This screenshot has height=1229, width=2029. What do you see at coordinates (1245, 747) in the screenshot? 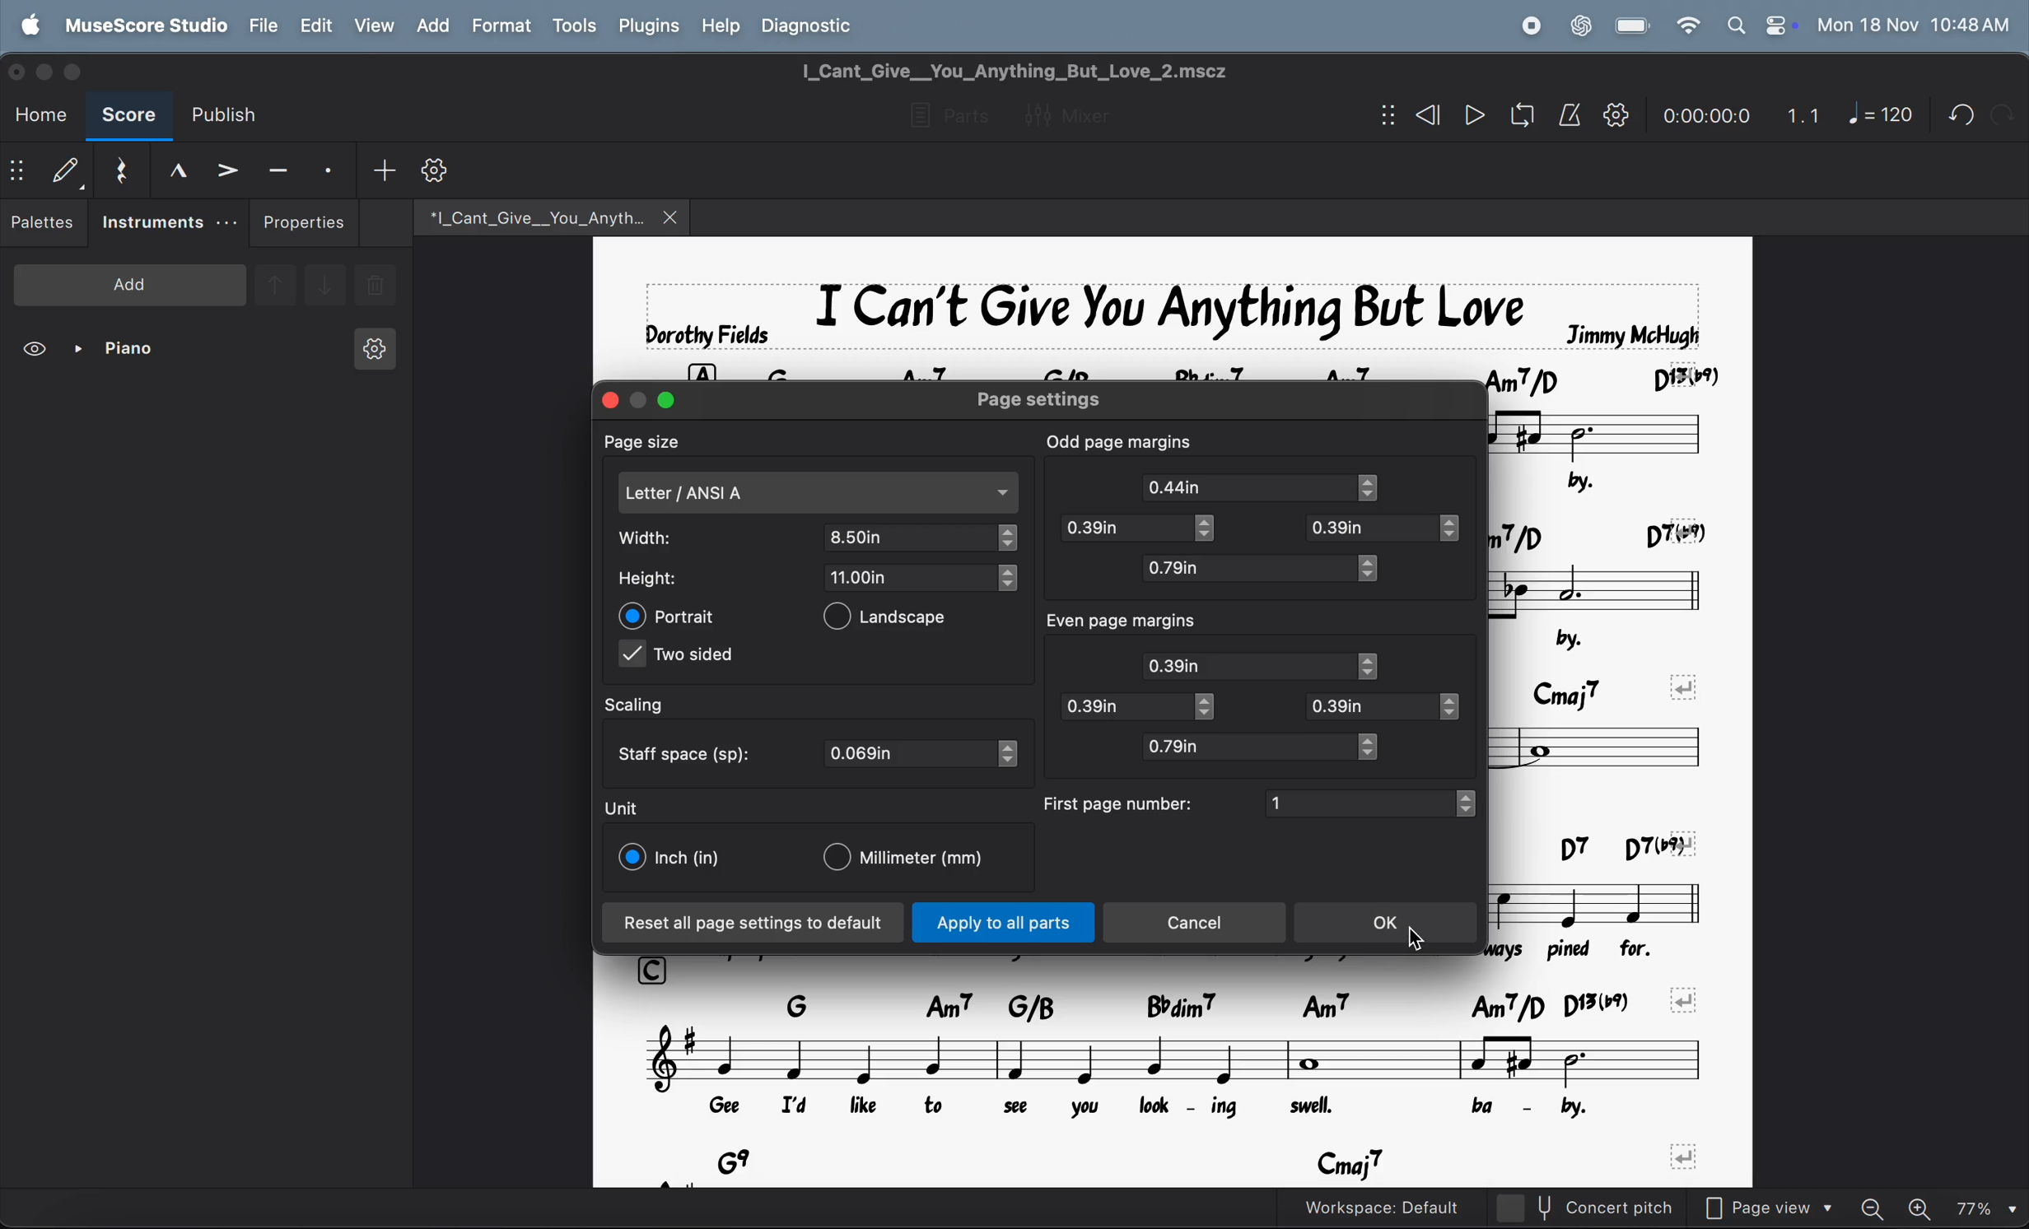
I see `0.79in` at bounding box center [1245, 747].